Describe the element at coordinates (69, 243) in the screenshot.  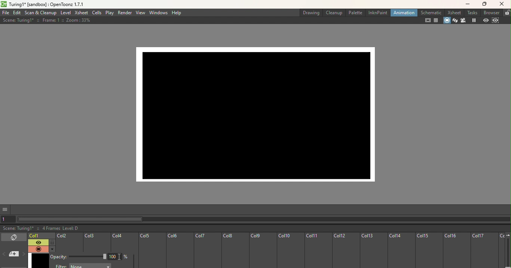
I see `Col2` at that location.